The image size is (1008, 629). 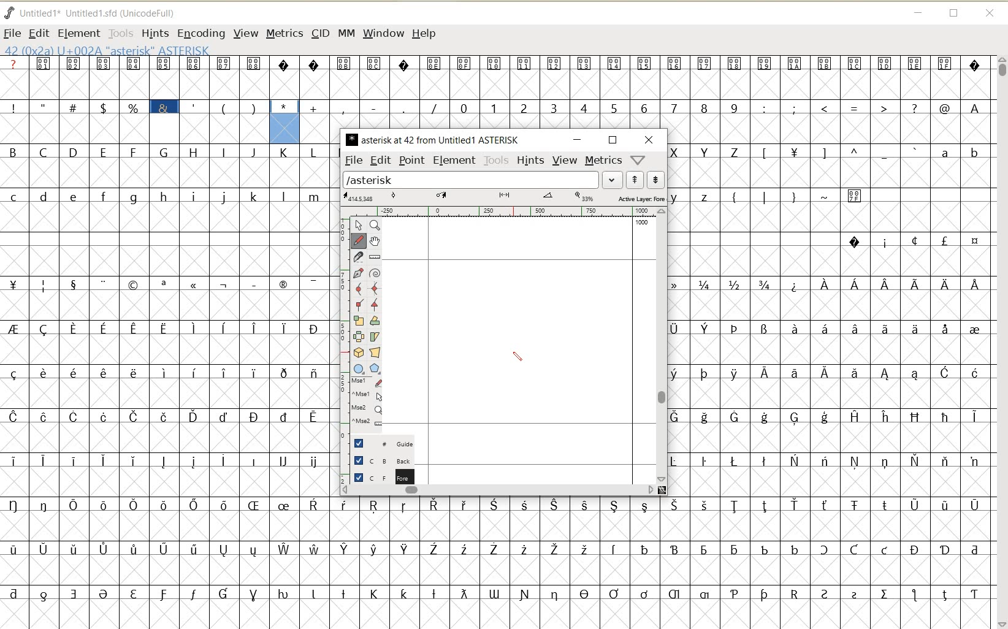 What do you see at coordinates (358, 242) in the screenshot?
I see `draw a freehand curve` at bounding box center [358, 242].